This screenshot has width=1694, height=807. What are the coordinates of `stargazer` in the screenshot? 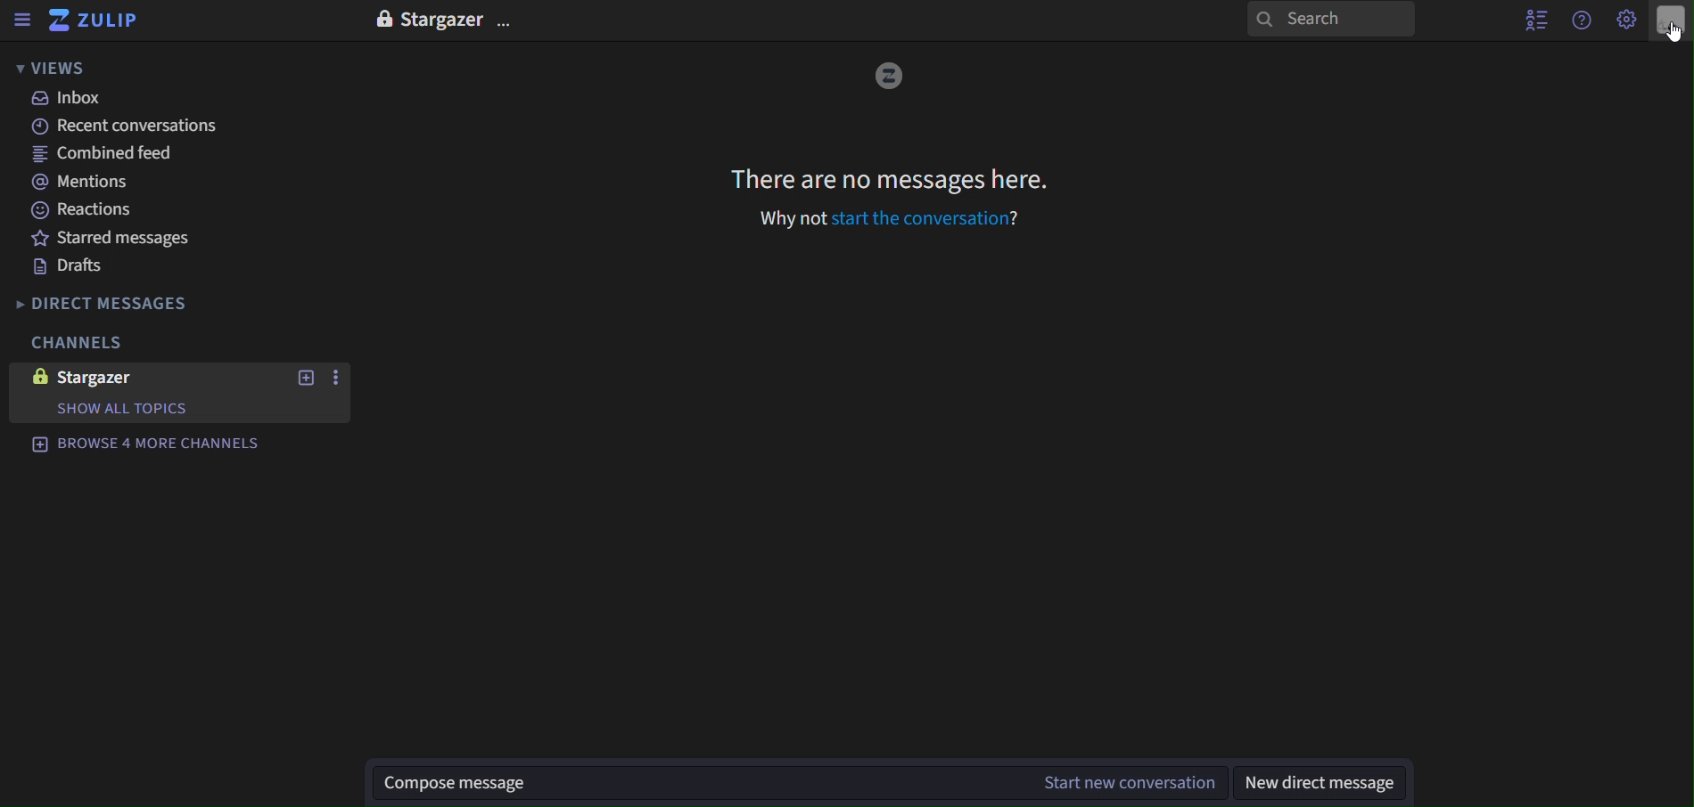 It's located at (426, 19).